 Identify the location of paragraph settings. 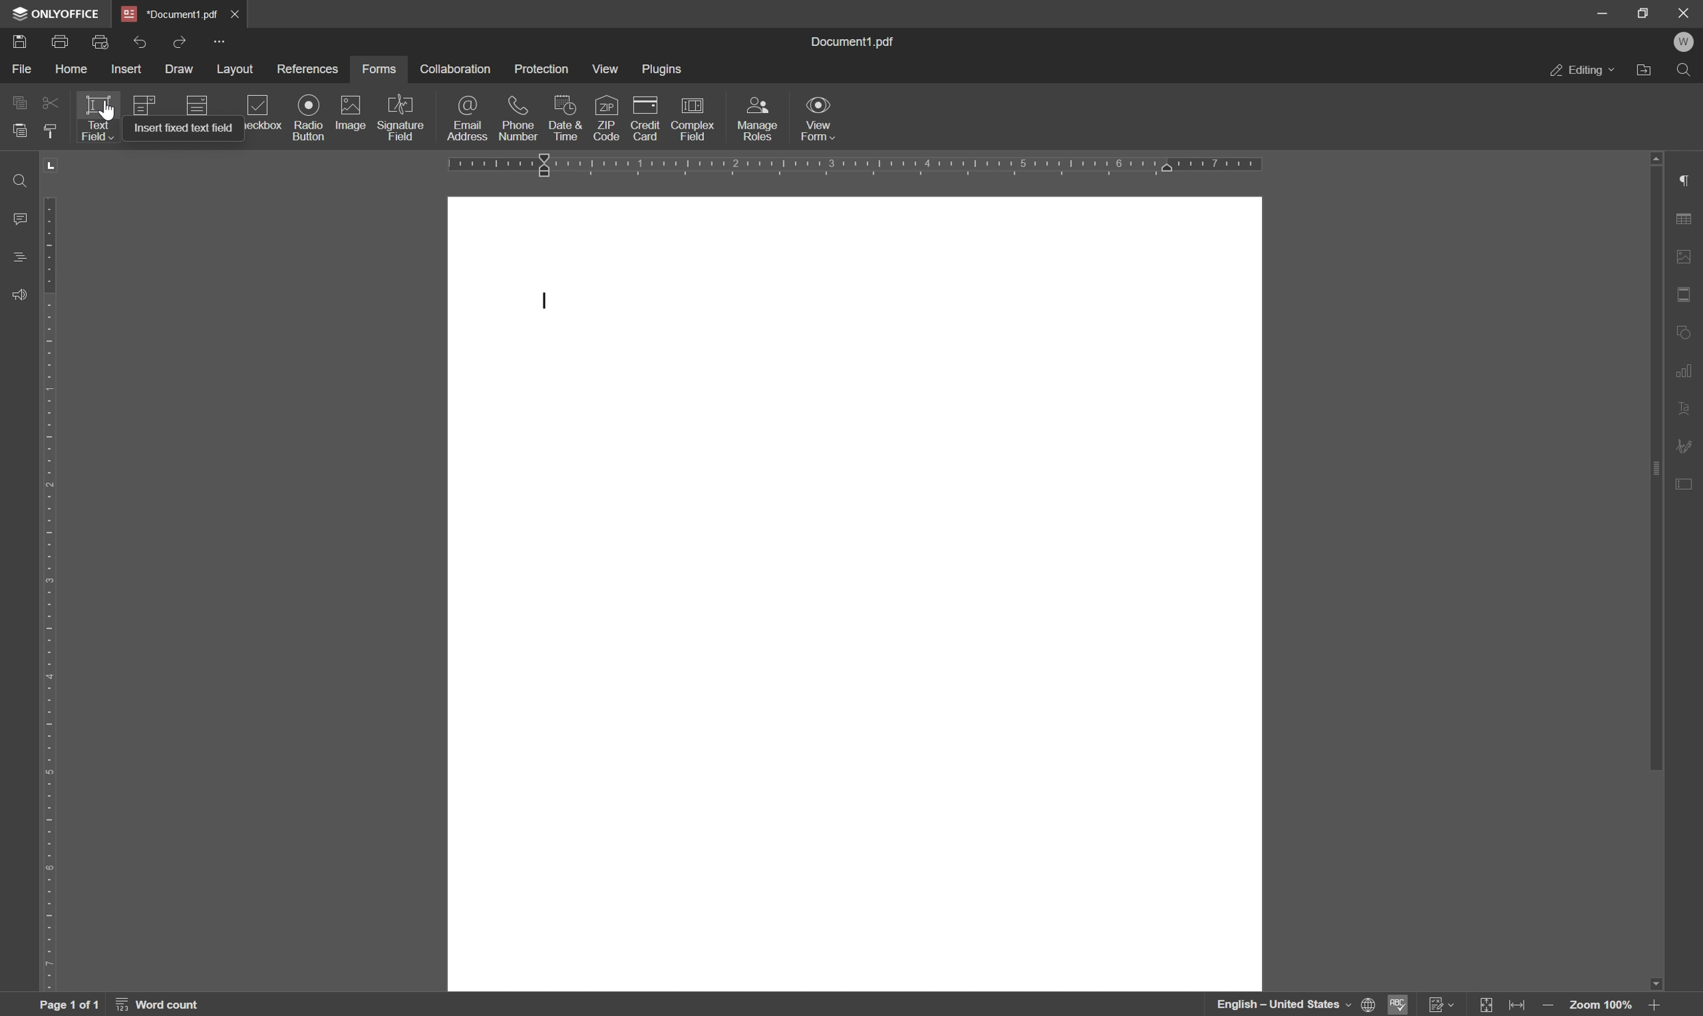
(1686, 179).